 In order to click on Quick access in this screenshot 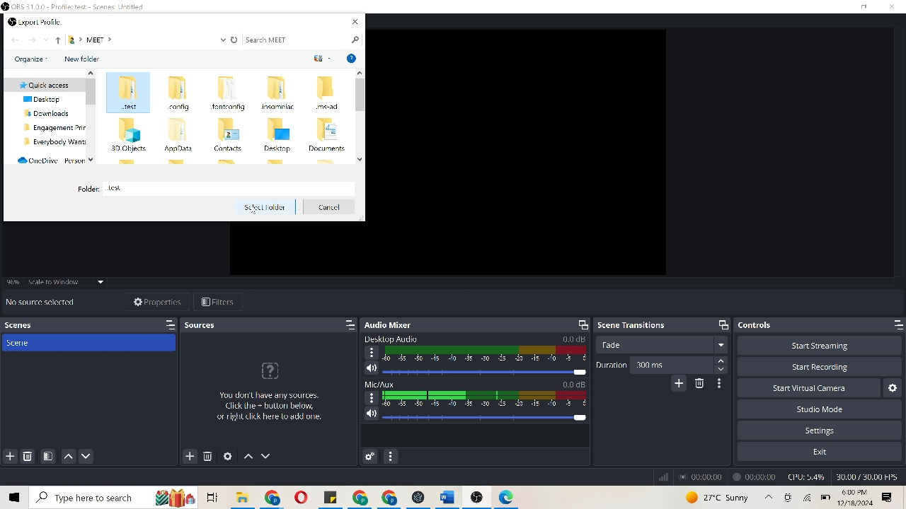, I will do `click(42, 83)`.